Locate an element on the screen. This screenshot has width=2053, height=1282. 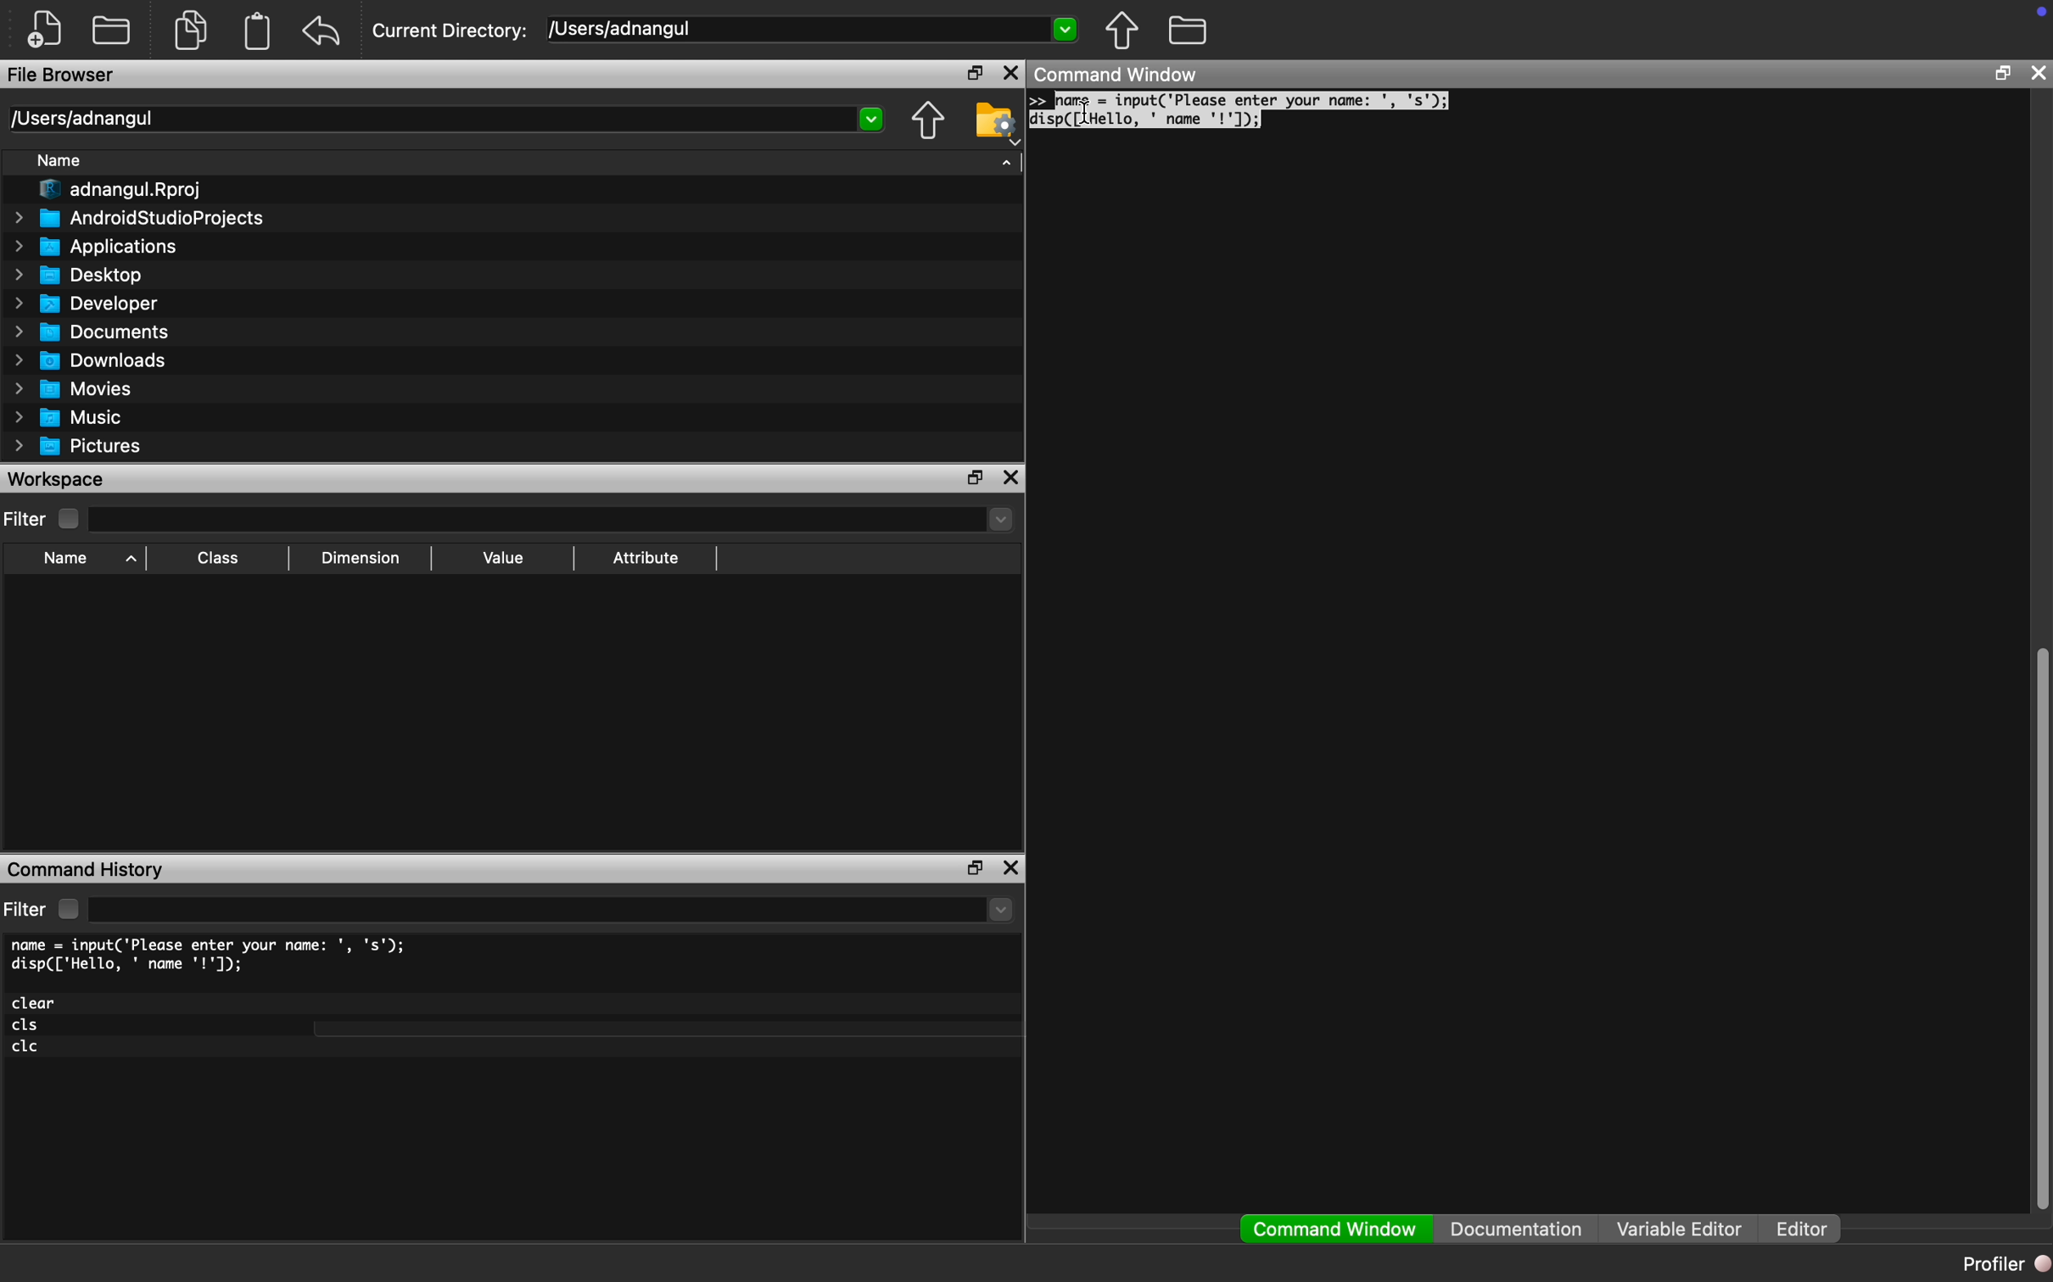
Applications is located at coordinates (98, 247).